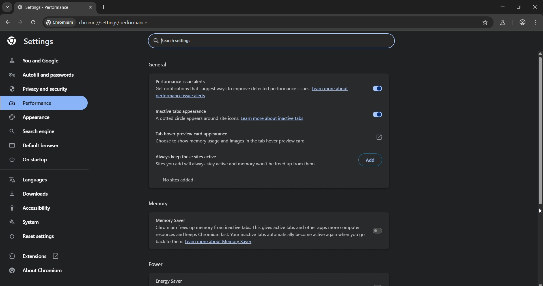  Describe the element at coordinates (536, 23) in the screenshot. I see `menu` at that location.